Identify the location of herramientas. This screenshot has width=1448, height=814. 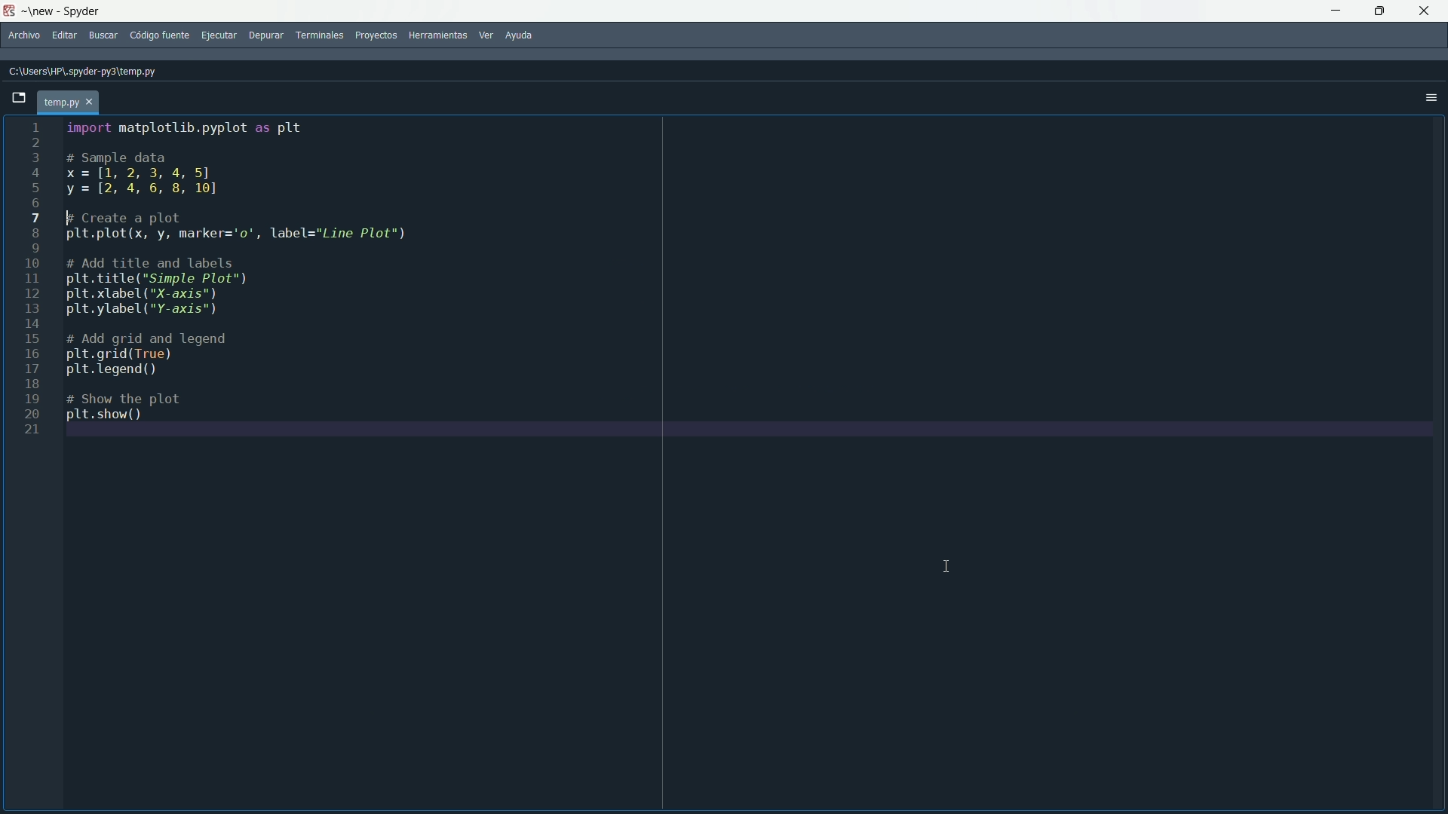
(438, 36).